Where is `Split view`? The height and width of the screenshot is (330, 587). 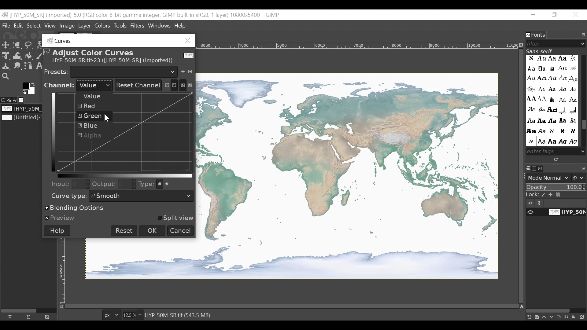
Split view is located at coordinates (175, 218).